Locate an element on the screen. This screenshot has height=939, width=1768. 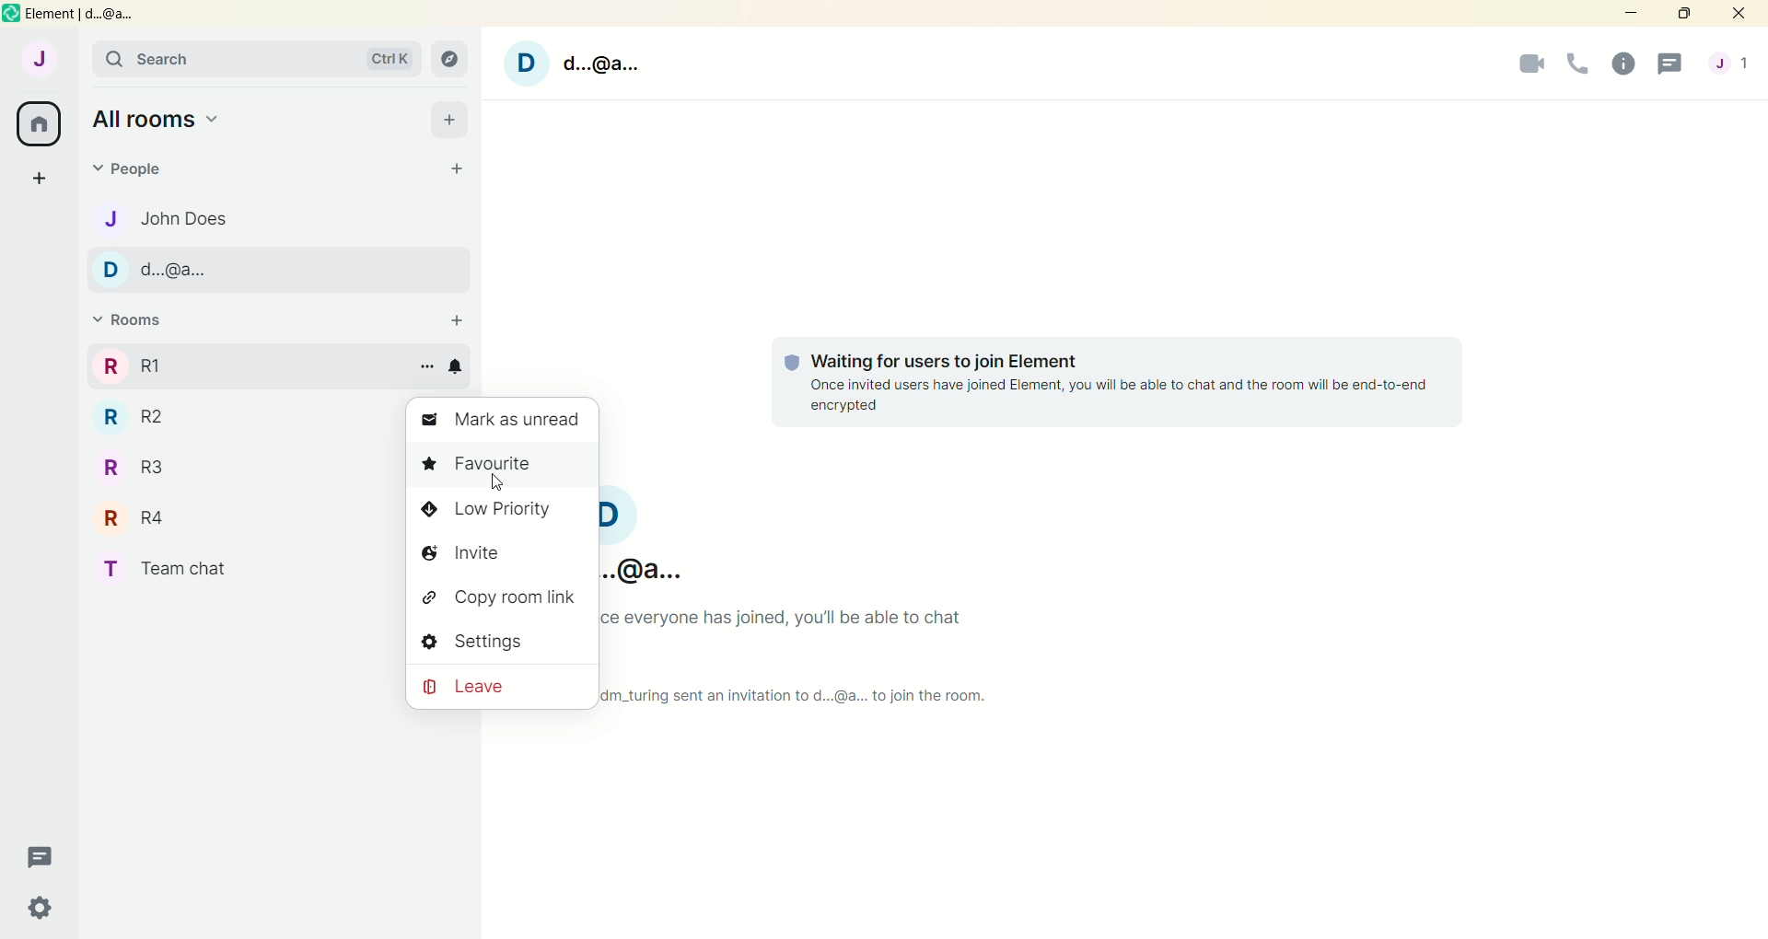
Favourite is located at coordinates (498, 459).